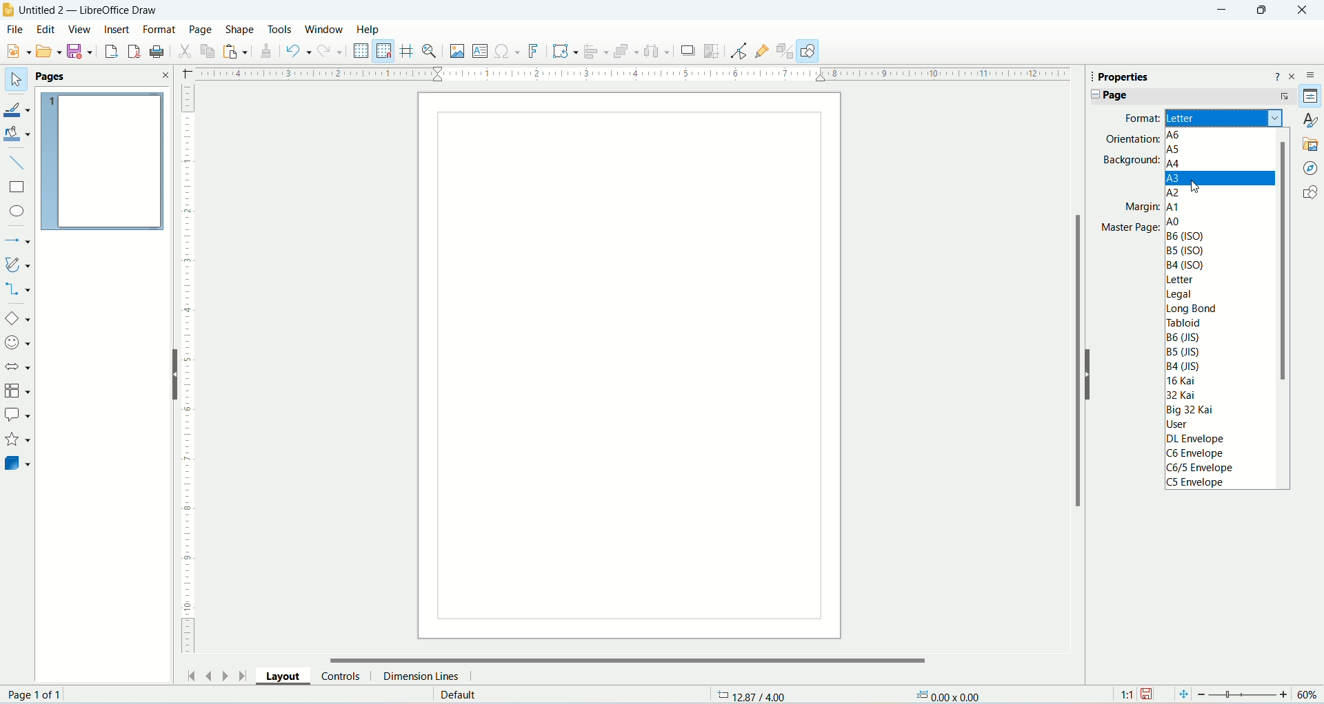  What do you see at coordinates (626, 659) in the screenshot?
I see `horizontal scroll bar` at bounding box center [626, 659].